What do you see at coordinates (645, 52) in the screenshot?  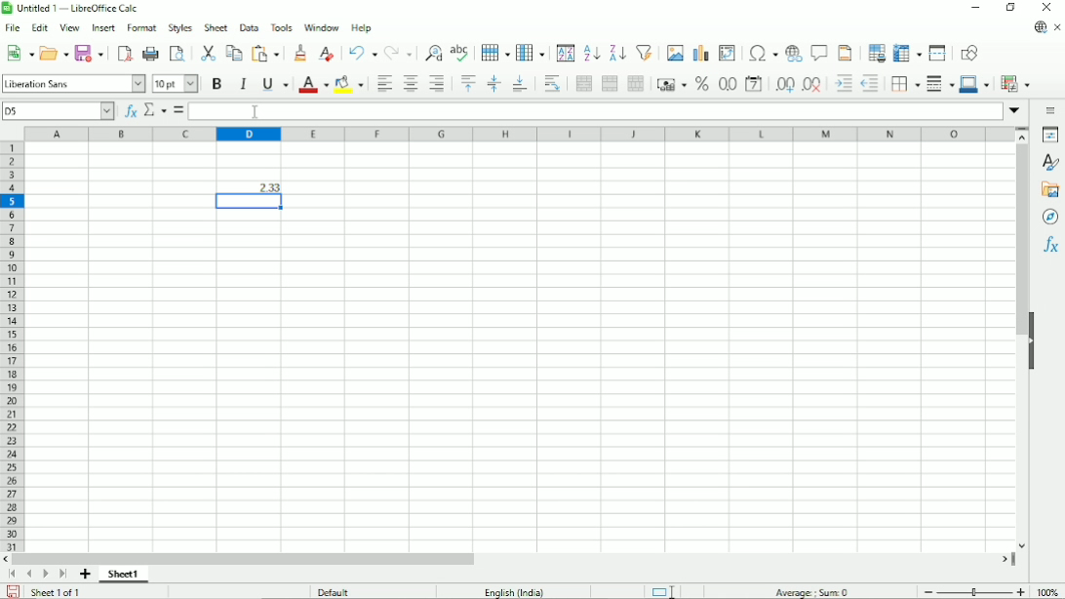 I see `Autofilter` at bounding box center [645, 52].